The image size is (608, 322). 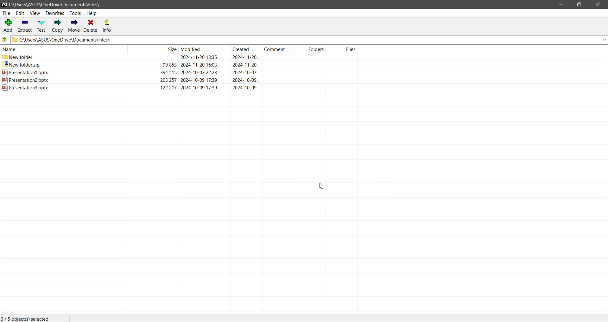 I want to click on View, so click(x=35, y=13).